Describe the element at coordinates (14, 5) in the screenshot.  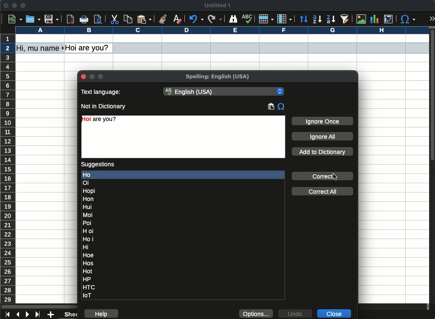
I see `minimize` at that location.